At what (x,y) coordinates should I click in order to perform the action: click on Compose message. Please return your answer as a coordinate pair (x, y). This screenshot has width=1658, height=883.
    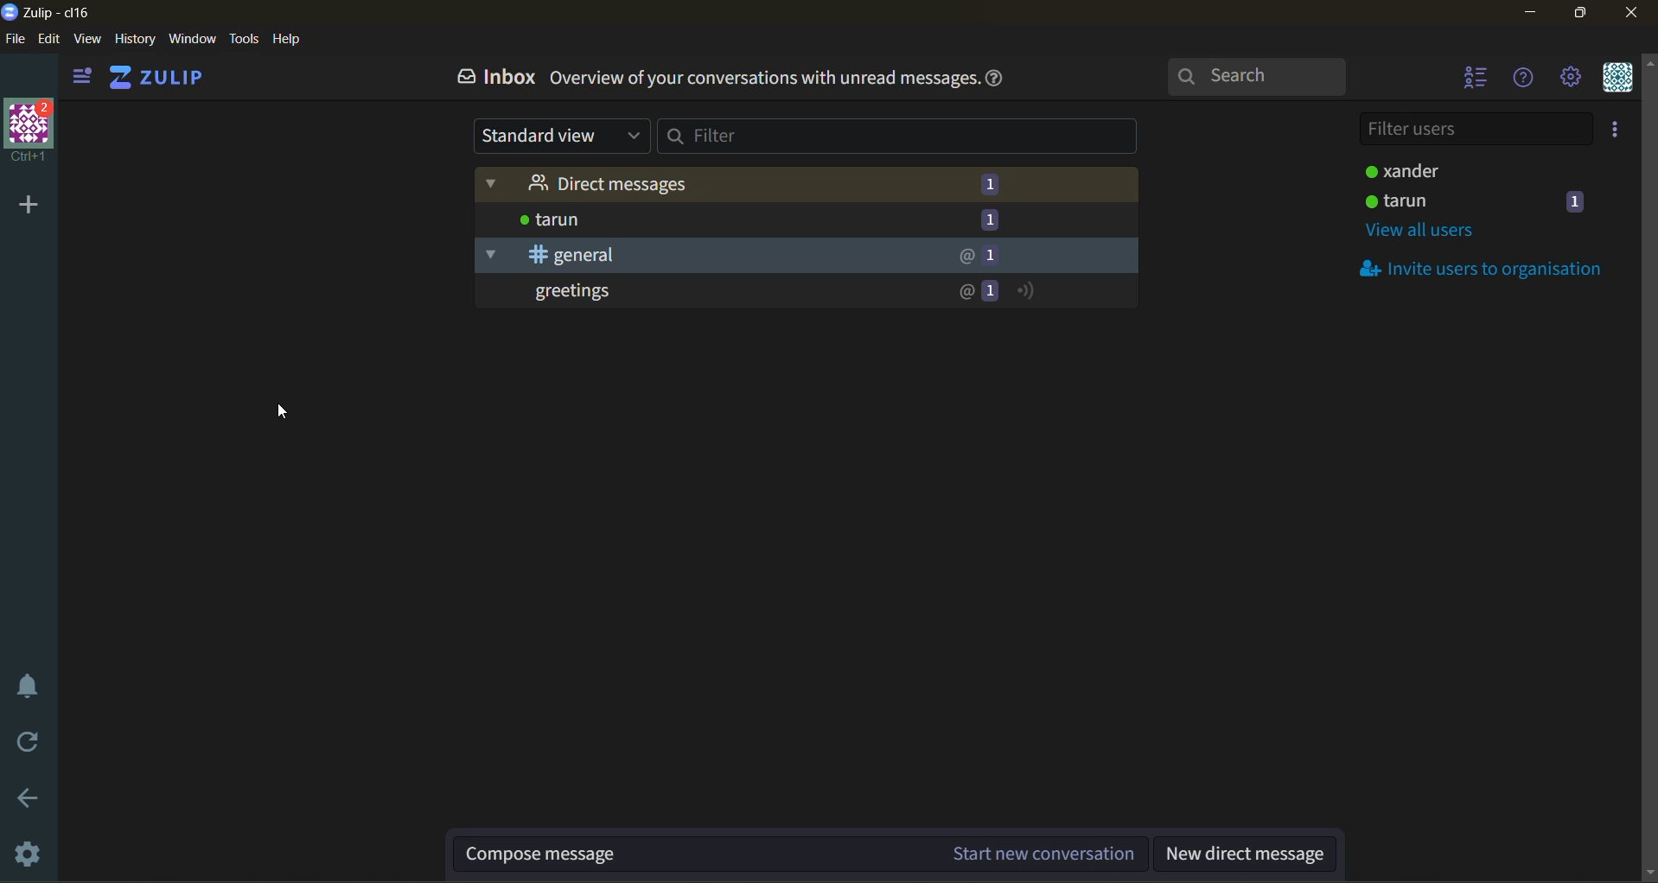
    Looking at the image, I should click on (630, 854).